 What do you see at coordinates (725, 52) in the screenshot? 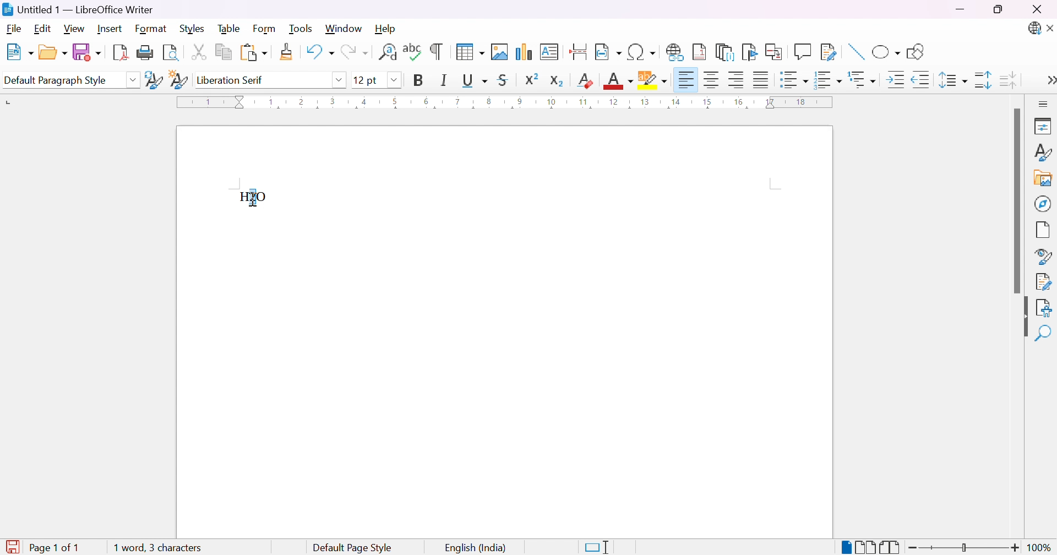
I see `Insert endnote` at bounding box center [725, 52].